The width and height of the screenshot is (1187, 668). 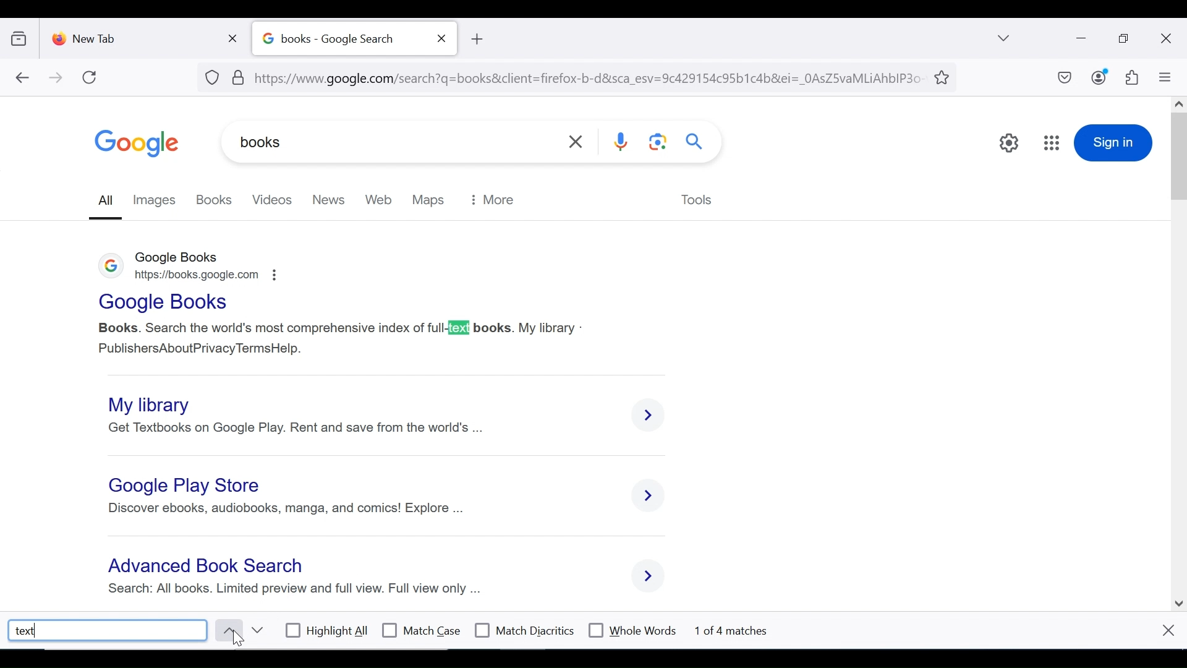 I want to click on all, so click(x=107, y=200).